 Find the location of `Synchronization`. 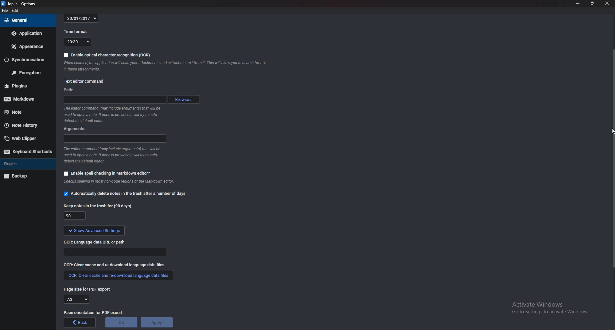

Synchronization is located at coordinates (26, 60).